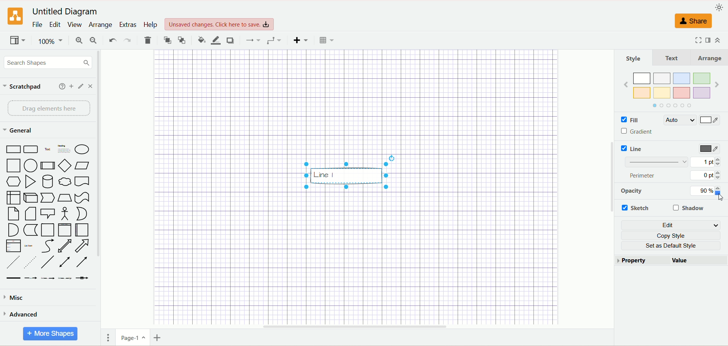 This screenshot has width=728, height=346. What do you see at coordinates (14, 16) in the screenshot?
I see `logo` at bounding box center [14, 16].